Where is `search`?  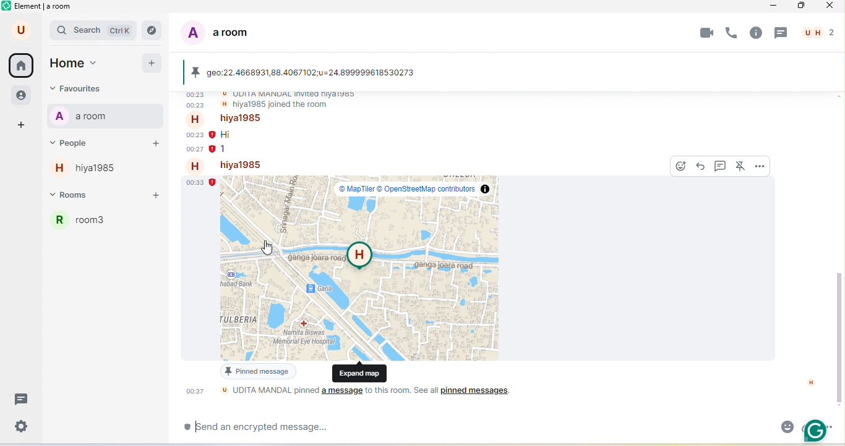 search is located at coordinates (94, 32).